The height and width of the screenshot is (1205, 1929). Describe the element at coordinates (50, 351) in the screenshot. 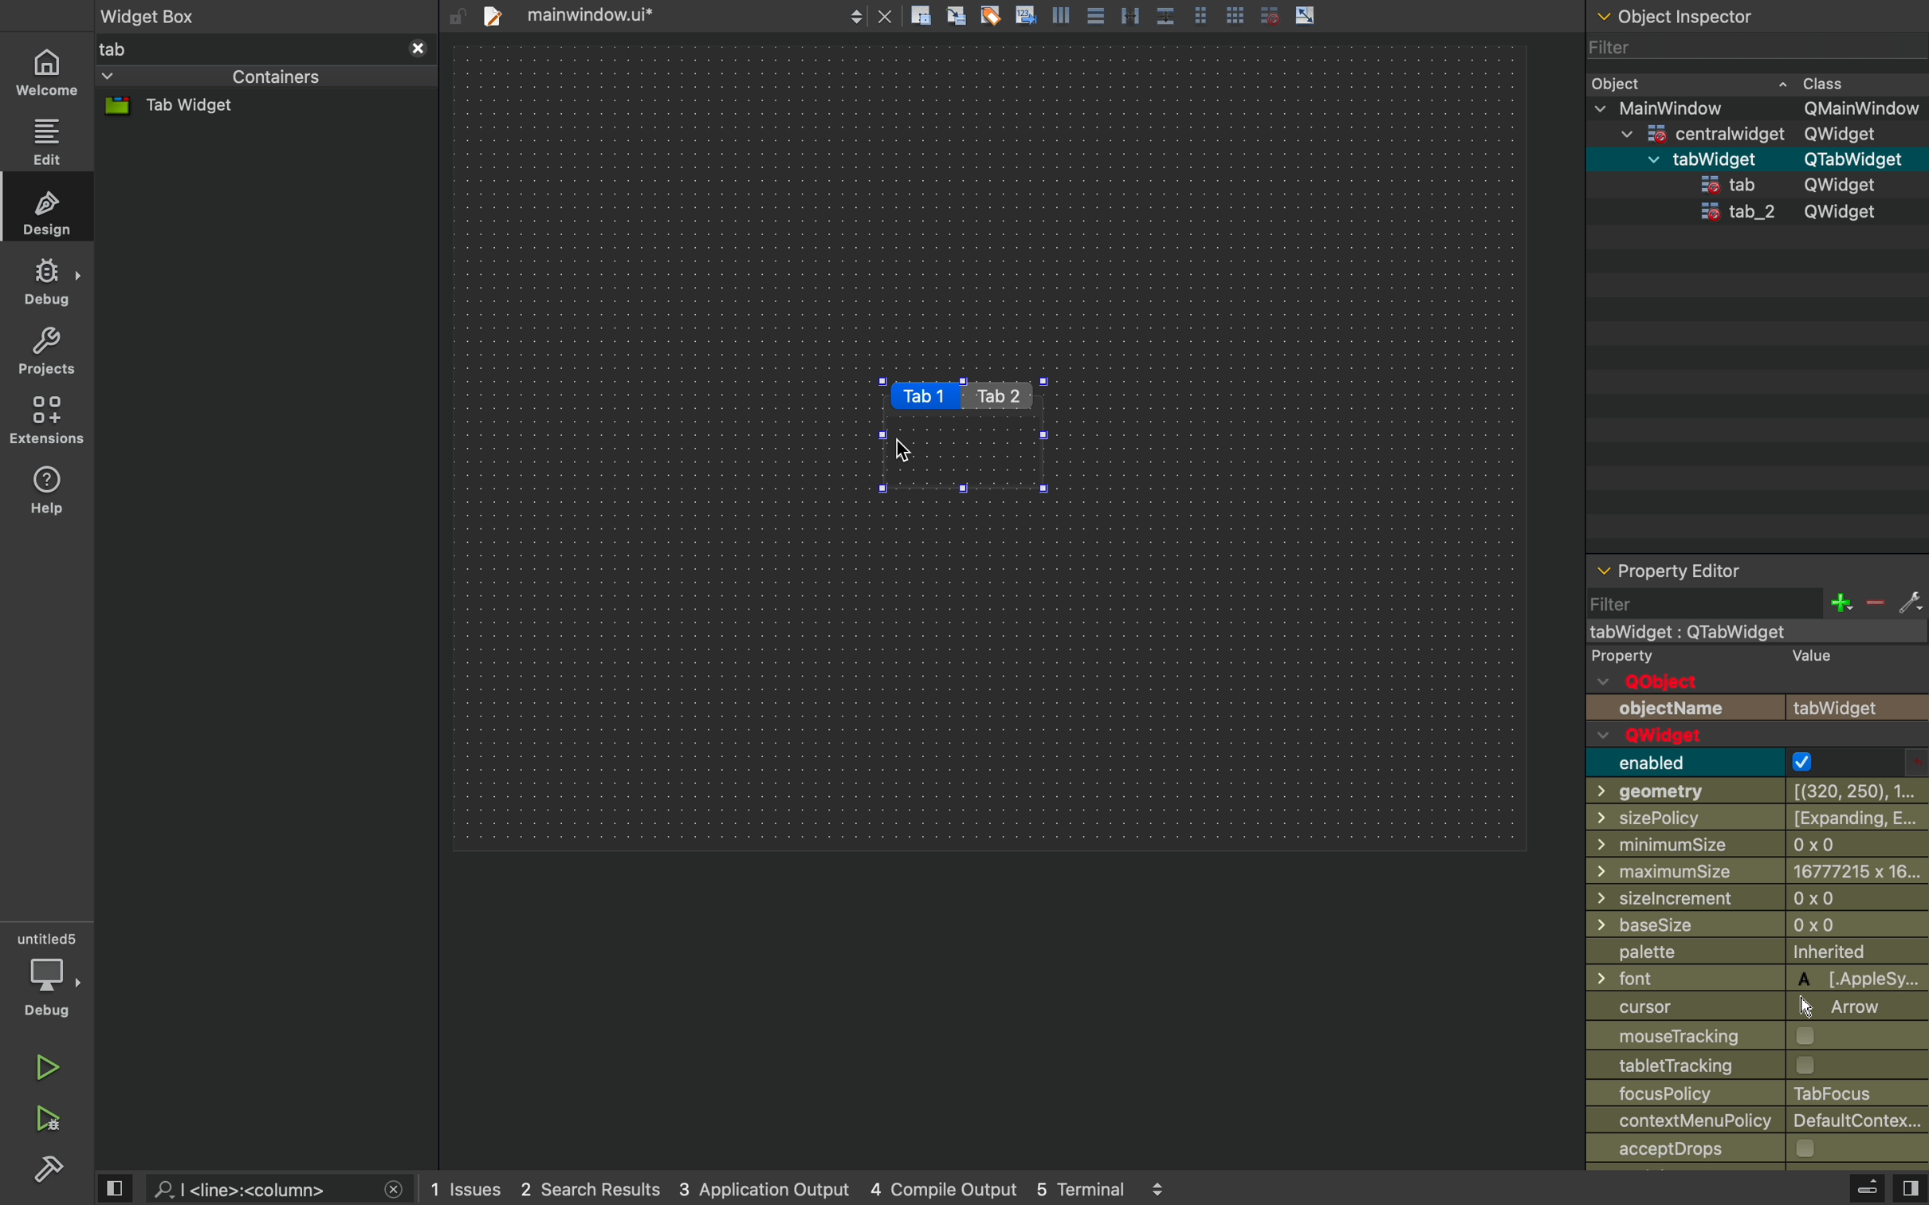

I see `projects` at that location.